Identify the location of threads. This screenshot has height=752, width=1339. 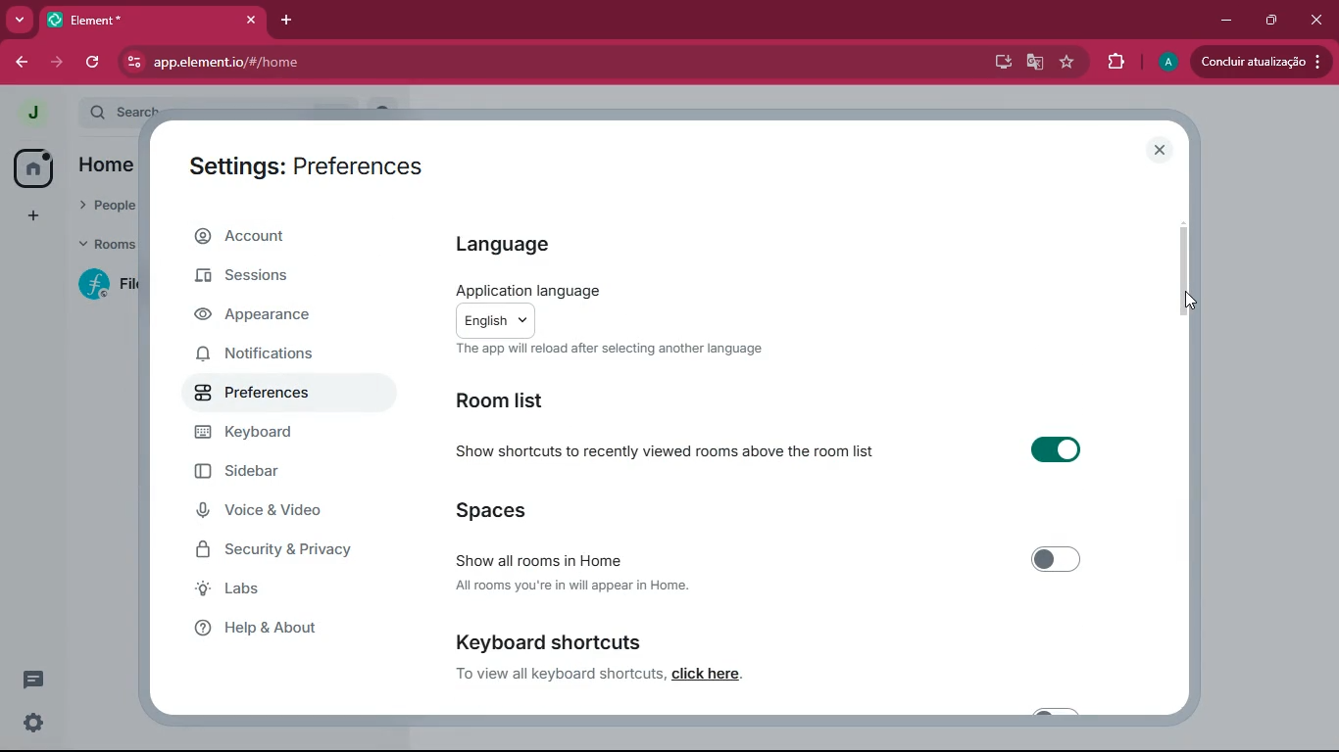
(33, 680).